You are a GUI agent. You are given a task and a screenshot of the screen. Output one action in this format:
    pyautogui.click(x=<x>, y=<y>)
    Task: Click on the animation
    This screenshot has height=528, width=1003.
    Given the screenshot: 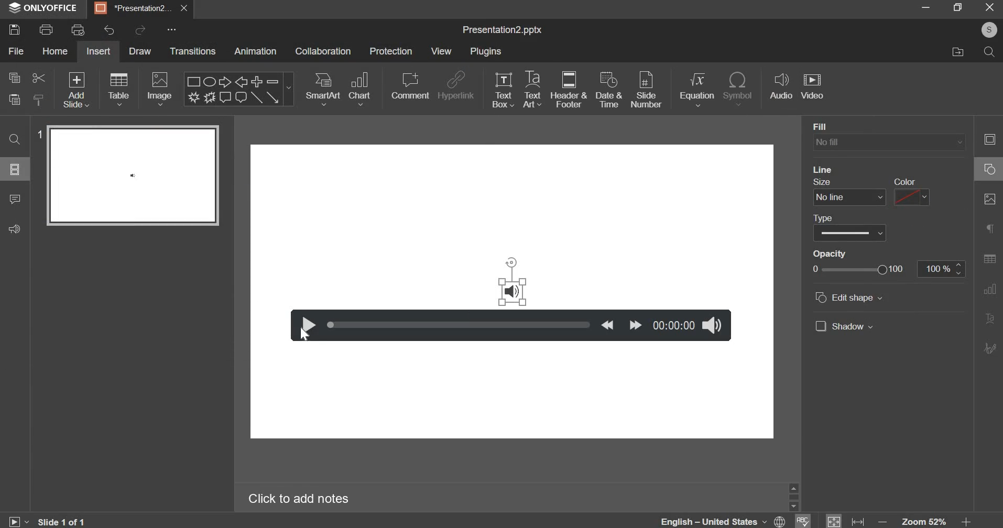 What is the action you would take?
    pyautogui.click(x=255, y=52)
    